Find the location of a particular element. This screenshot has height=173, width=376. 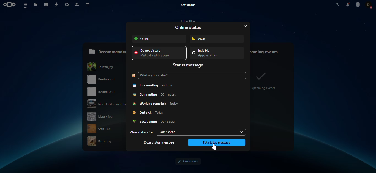

search is located at coordinates (333, 5).